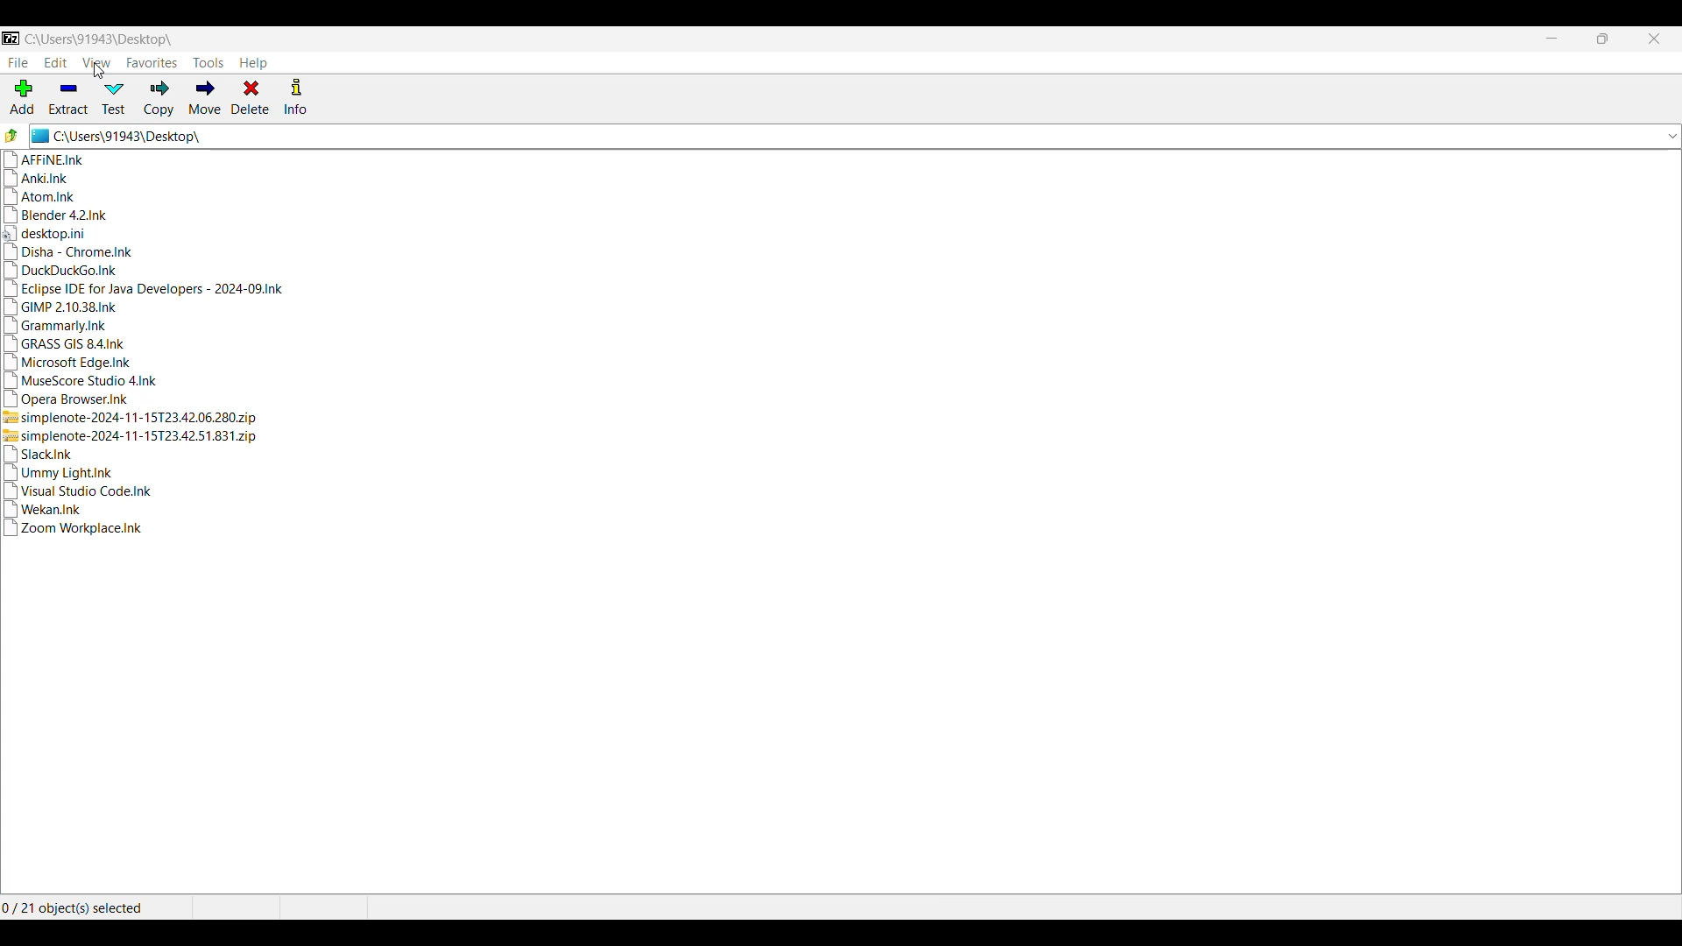  What do you see at coordinates (102, 40) in the screenshot?
I see `C:\Users\91943\Desktop\` at bounding box center [102, 40].